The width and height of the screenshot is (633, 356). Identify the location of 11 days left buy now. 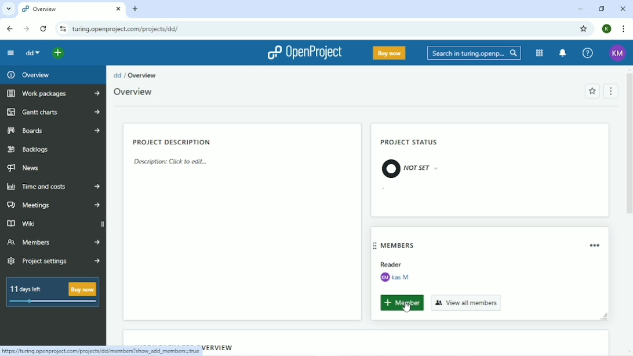
(52, 293).